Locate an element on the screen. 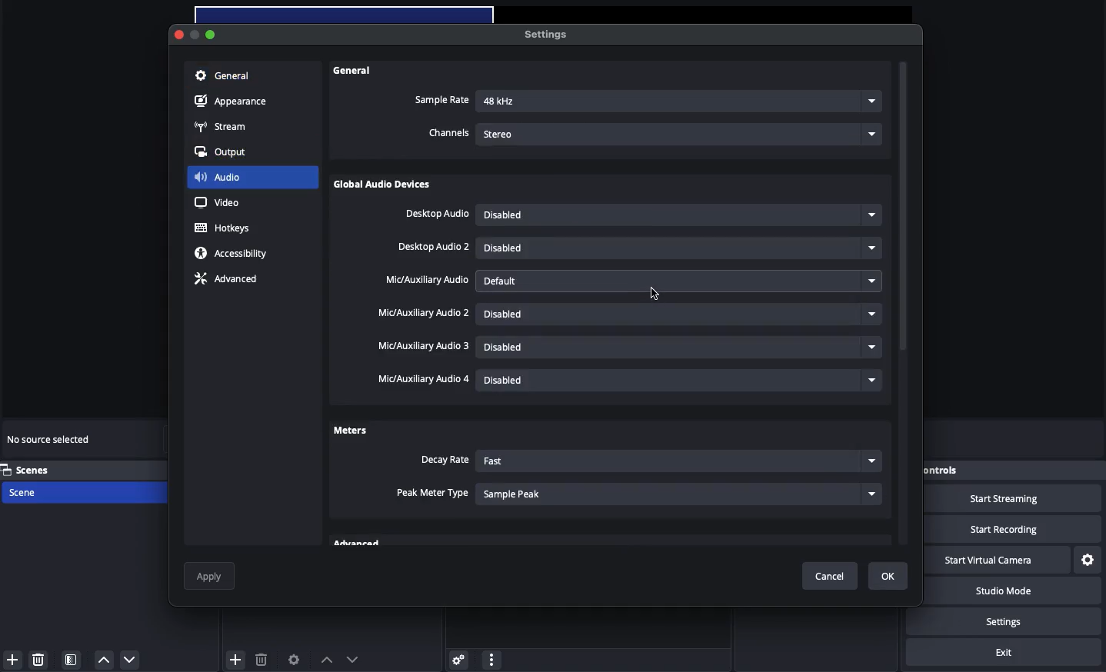  Advanced is located at coordinates (225, 281).